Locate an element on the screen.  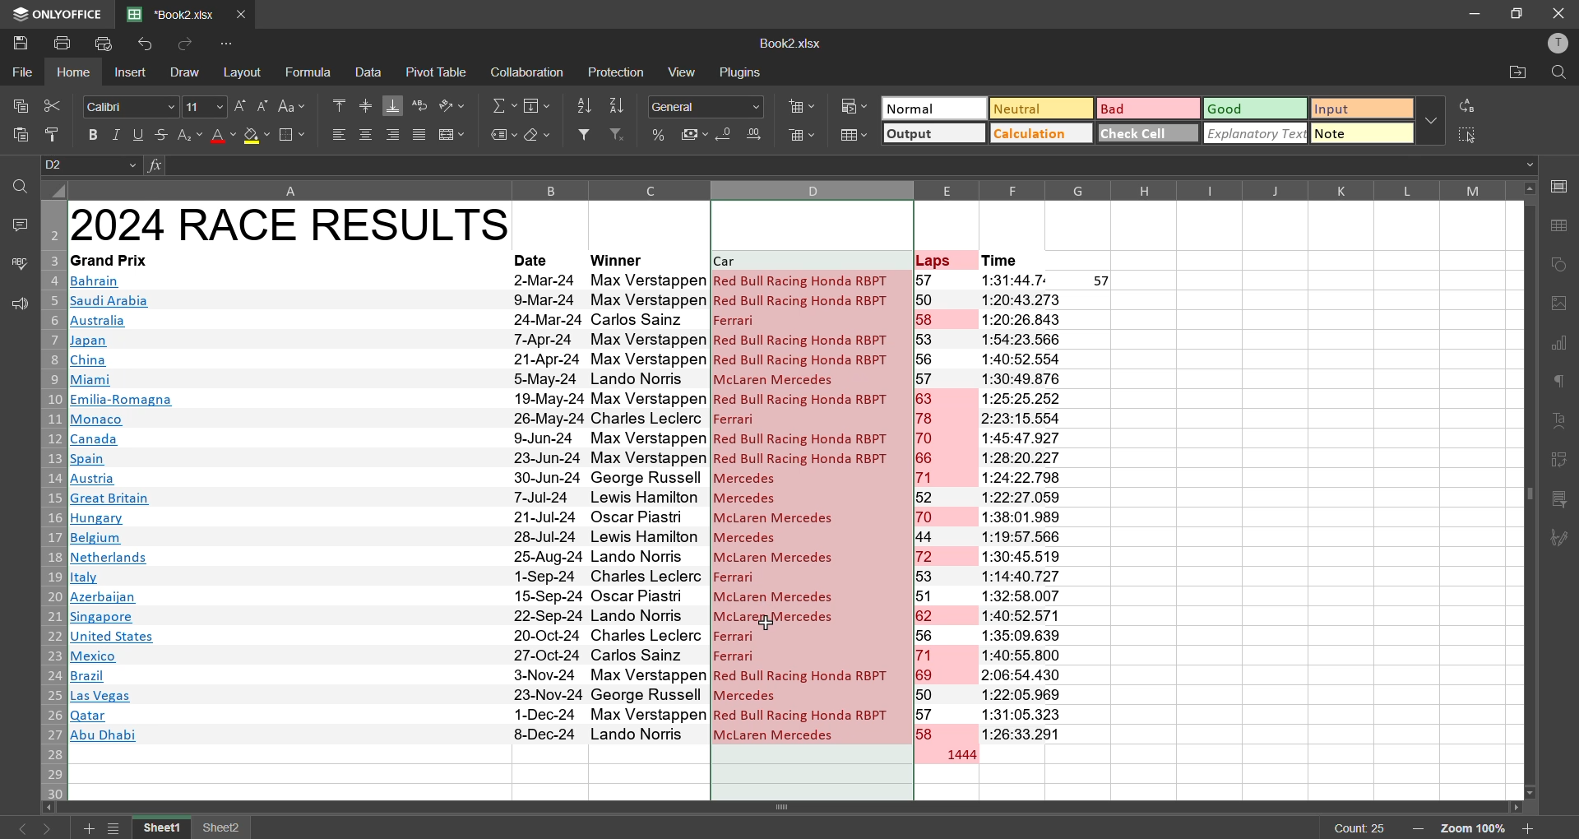
font style is located at coordinates (132, 107).